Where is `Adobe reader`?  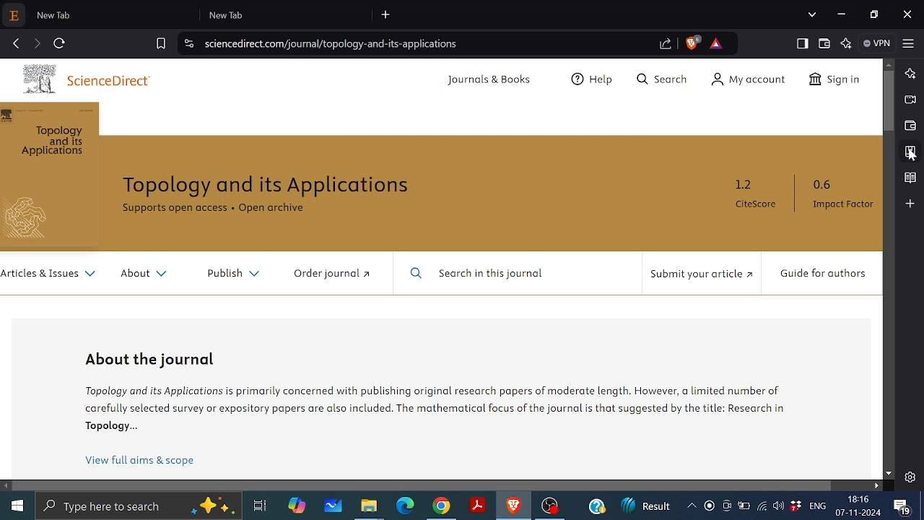
Adobe reader is located at coordinates (478, 503).